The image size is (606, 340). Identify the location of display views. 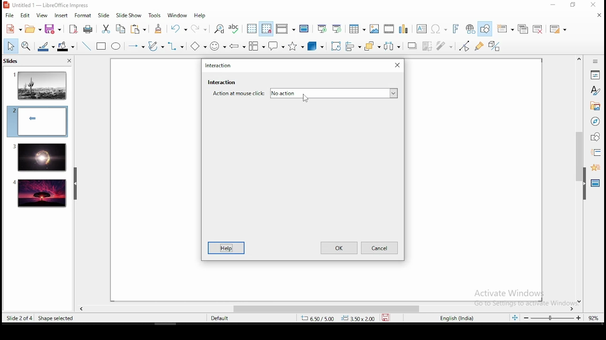
(285, 29).